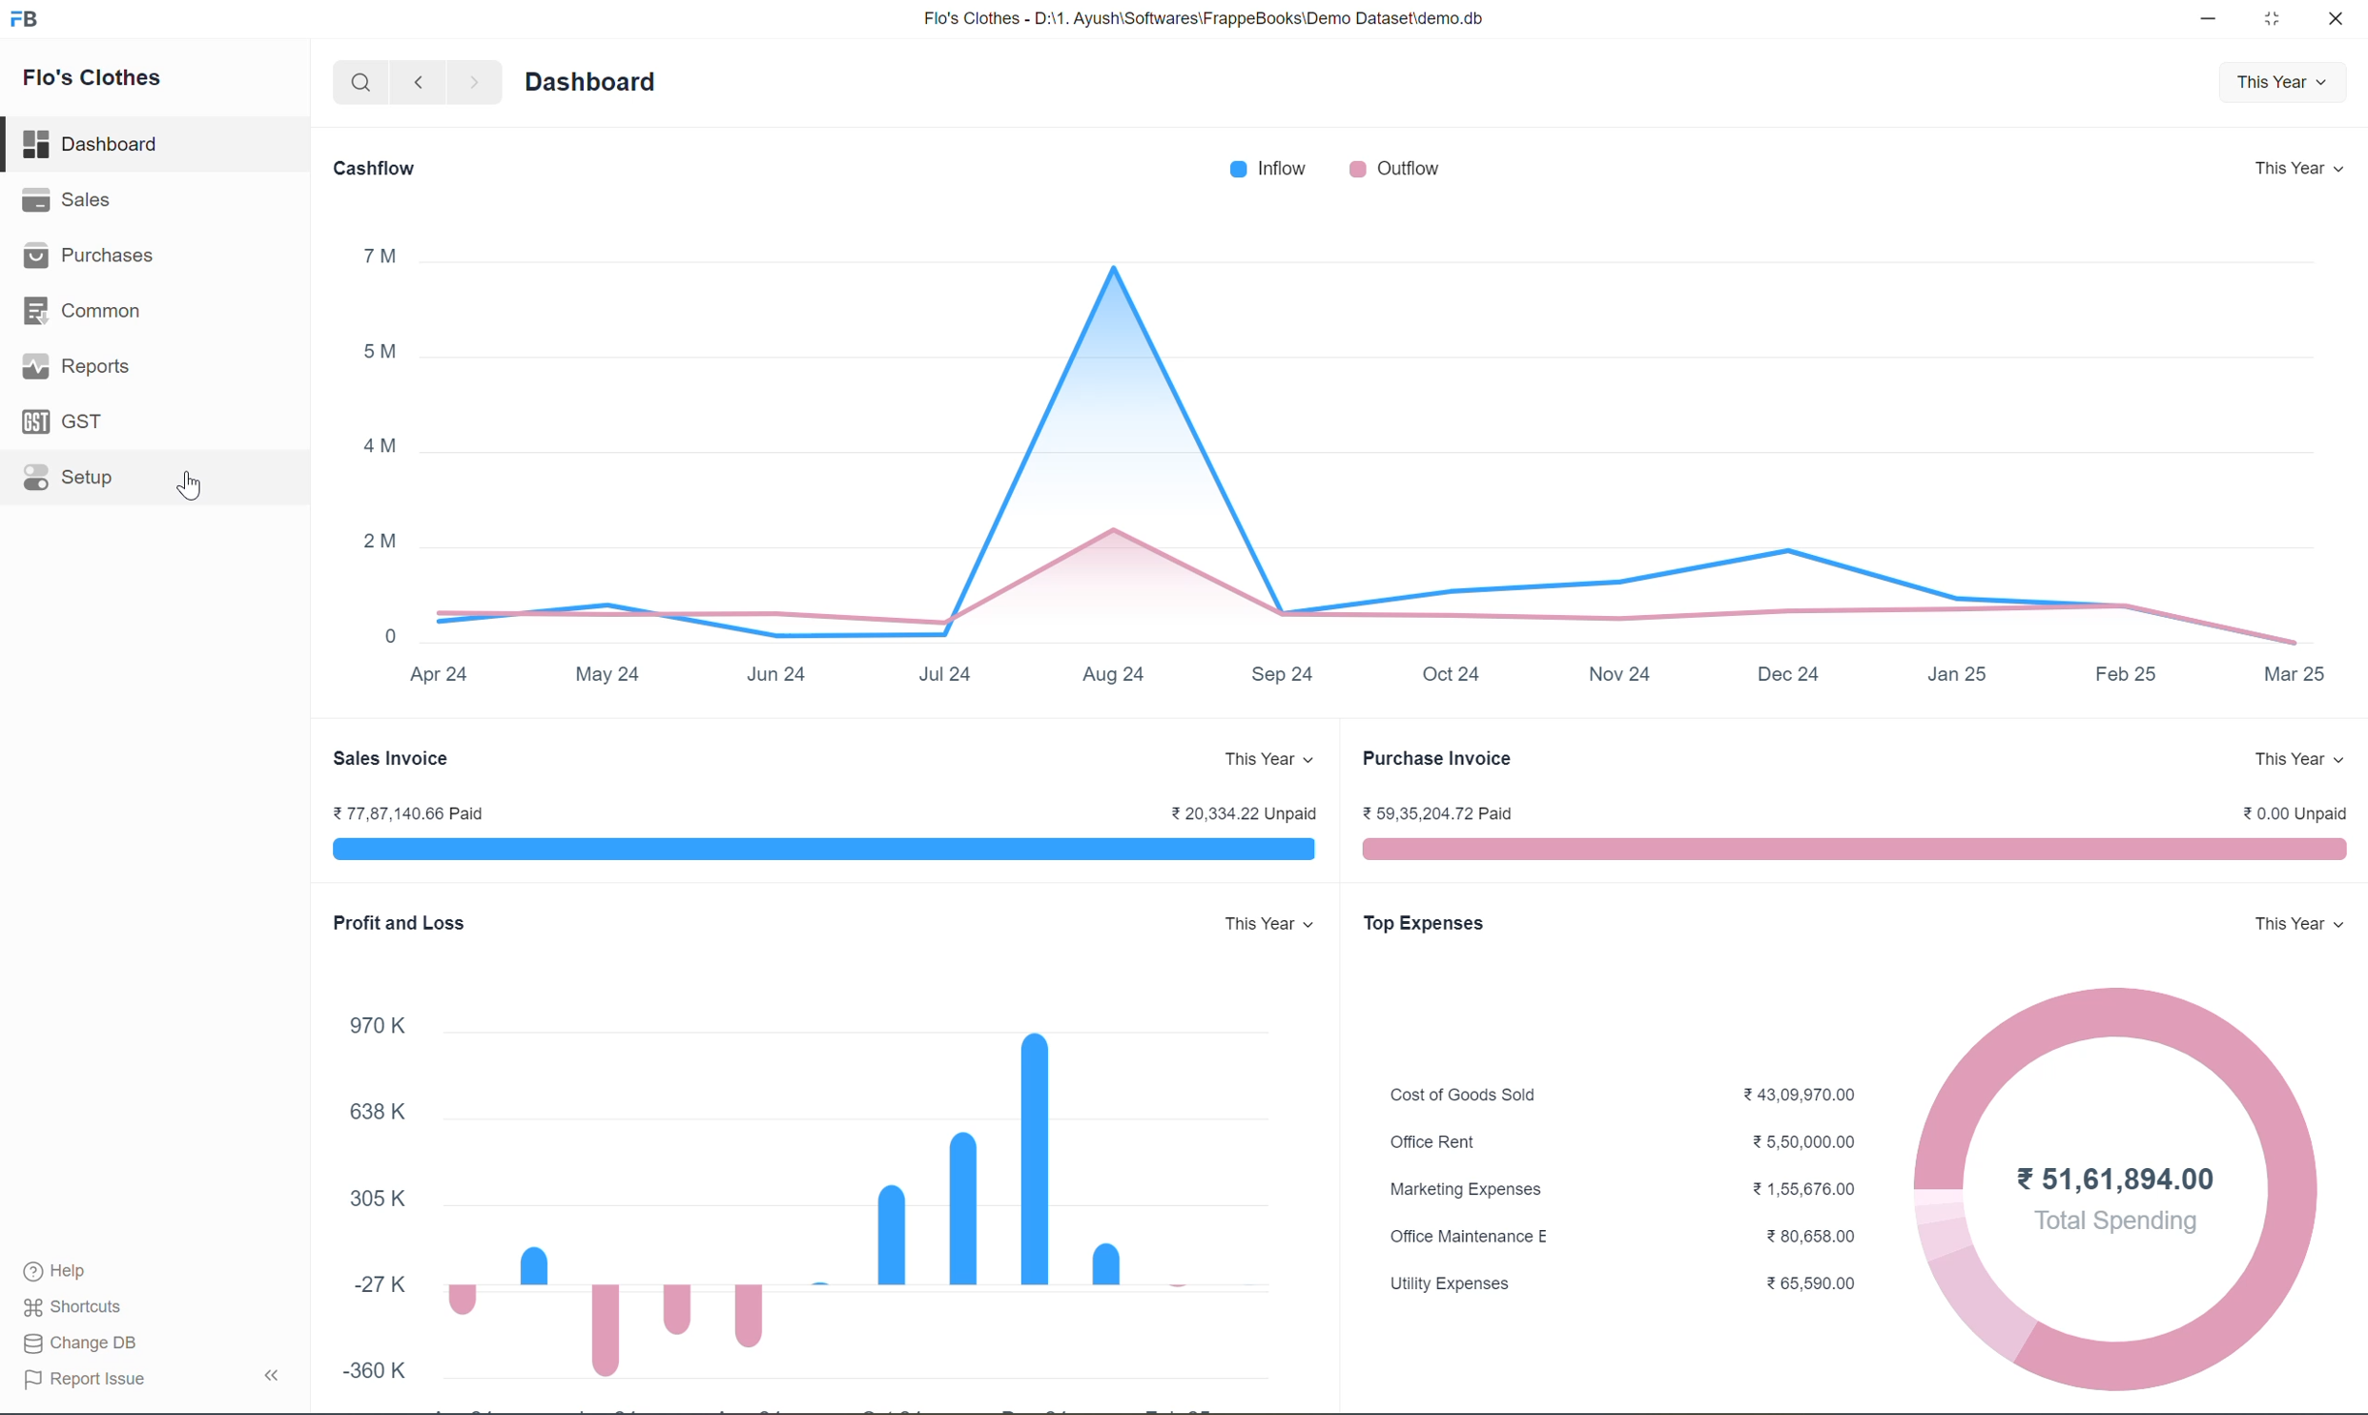 The height and width of the screenshot is (1415, 2368). I want to click on Outflow, so click(1393, 169).